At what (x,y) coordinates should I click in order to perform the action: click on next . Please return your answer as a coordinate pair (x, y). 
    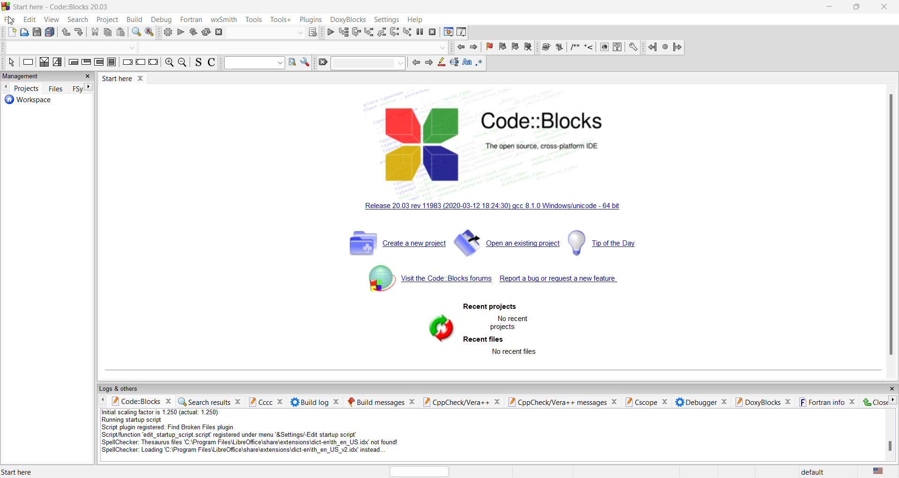
    Looking at the image, I should click on (473, 49).